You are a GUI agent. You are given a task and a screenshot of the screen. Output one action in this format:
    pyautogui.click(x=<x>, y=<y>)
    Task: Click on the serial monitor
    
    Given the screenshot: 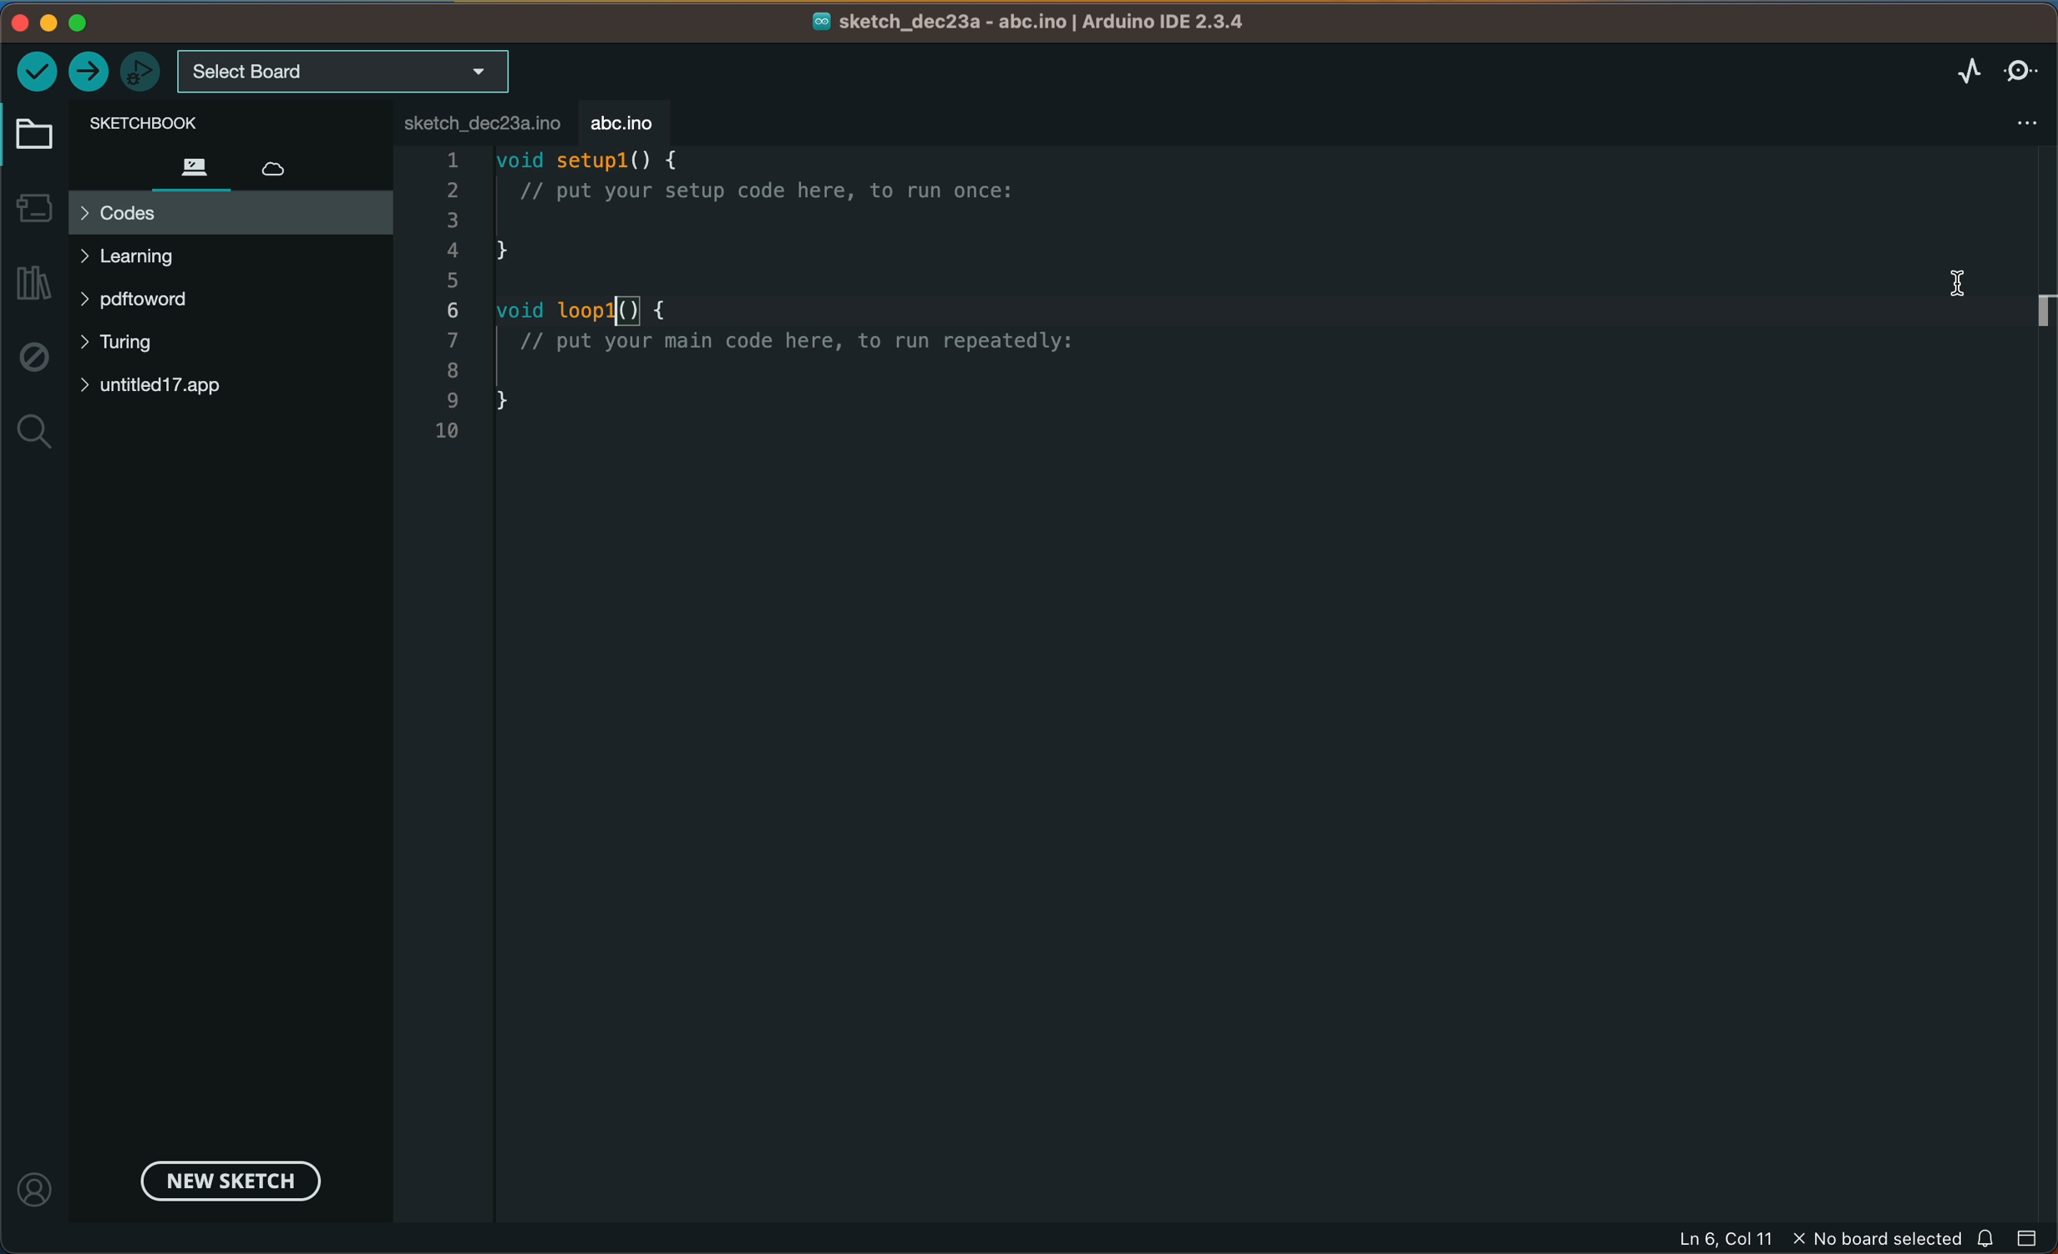 What is the action you would take?
    pyautogui.click(x=2021, y=67)
    